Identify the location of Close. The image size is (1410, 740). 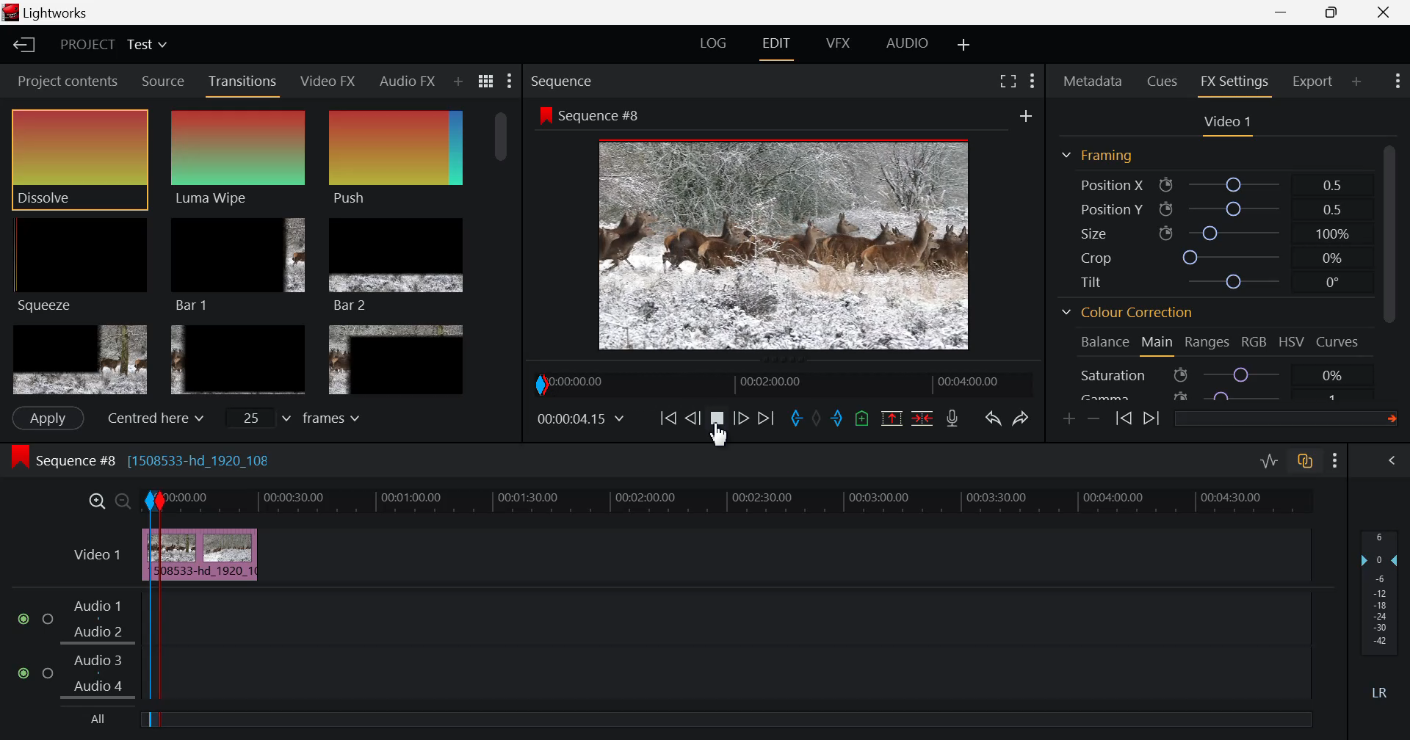
(1381, 12).